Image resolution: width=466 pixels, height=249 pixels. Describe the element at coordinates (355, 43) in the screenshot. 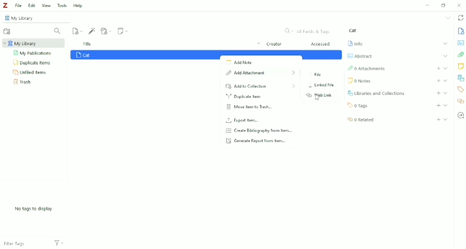

I see `Info` at that location.